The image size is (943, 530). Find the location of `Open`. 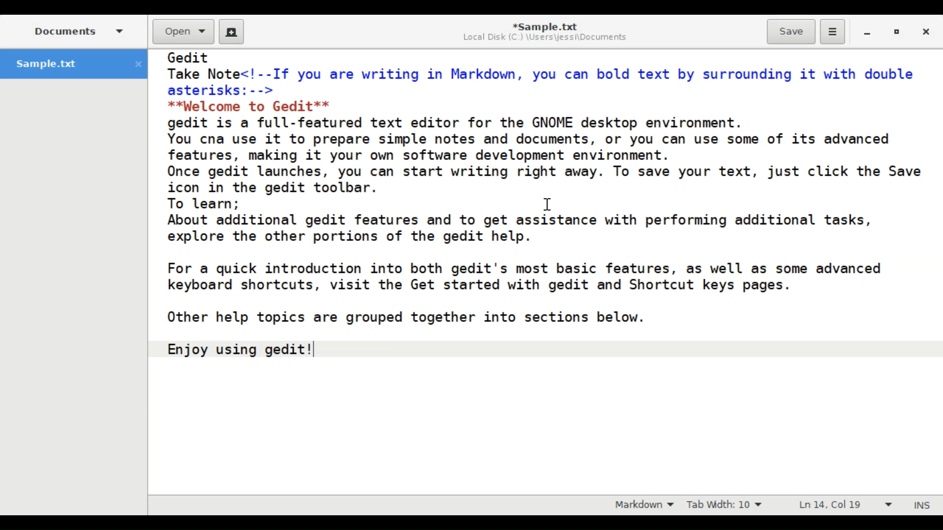

Open is located at coordinates (182, 31).